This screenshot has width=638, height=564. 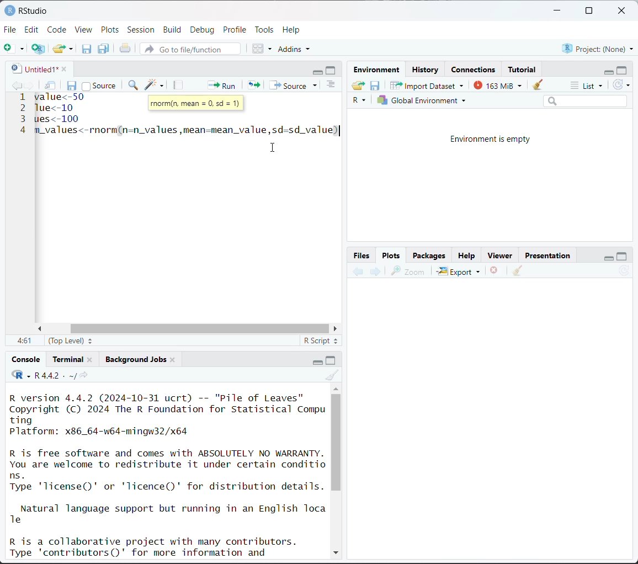 I want to click on Debug, so click(x=202, y=30).